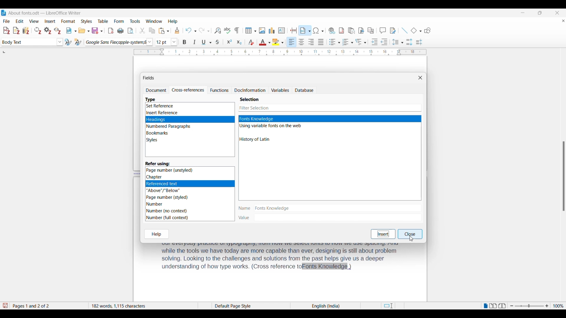  What do you see at coordinates (153, 140) in the screenshot?
I see `Styles` at bounding box center [153, 140].